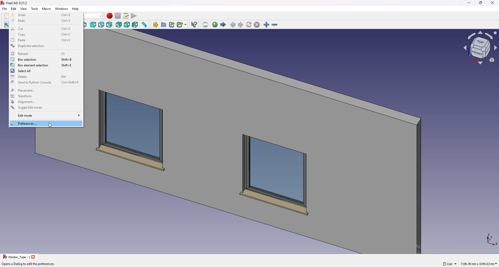  I want to click on close, so click(493, 3).